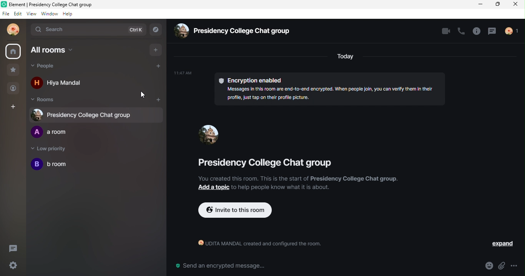 The height and width of the screenshot is (276, 525). What do you see at coordinates (261, 165) in the screenshot?
I see `presidency college chat group` at bounding box center [261, 165].